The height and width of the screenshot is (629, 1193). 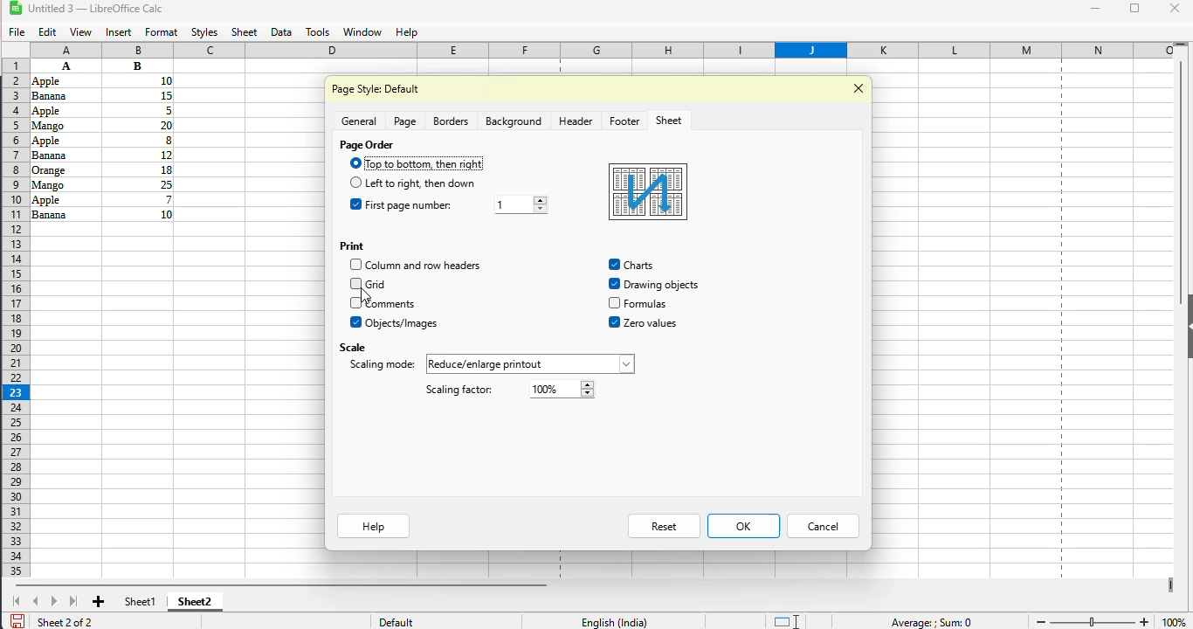 I want to click on , so click(x=138, y=110).